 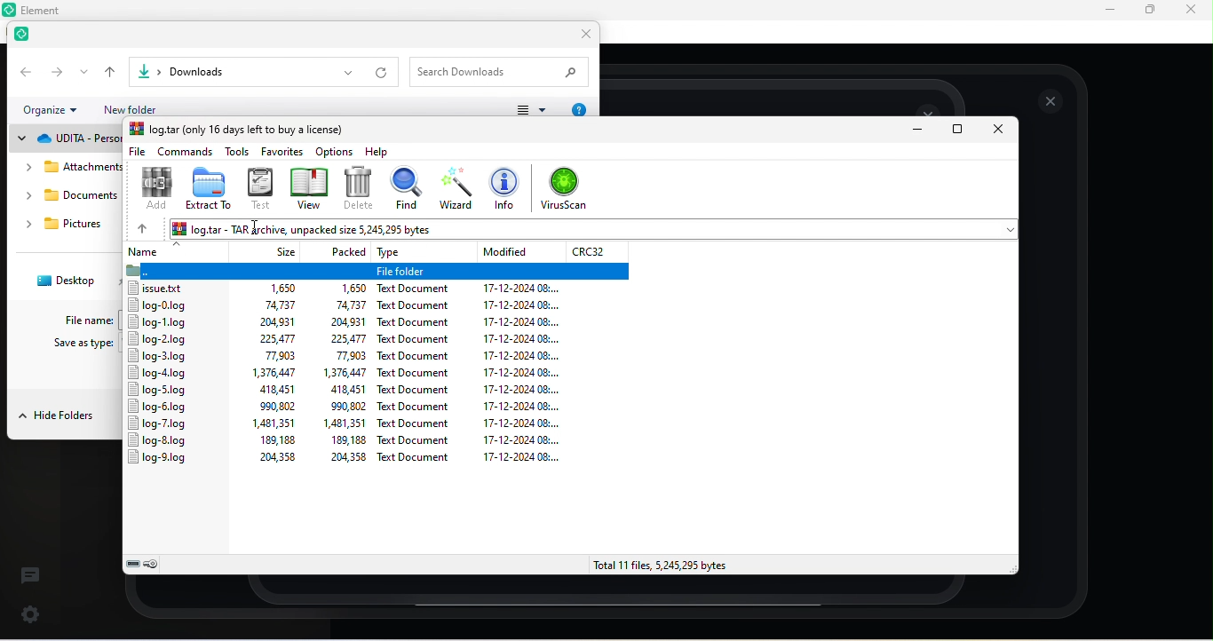 What do you see at coordinates (581, 36) in the screenshot?
I see `close` at bounding box center [581, 36].